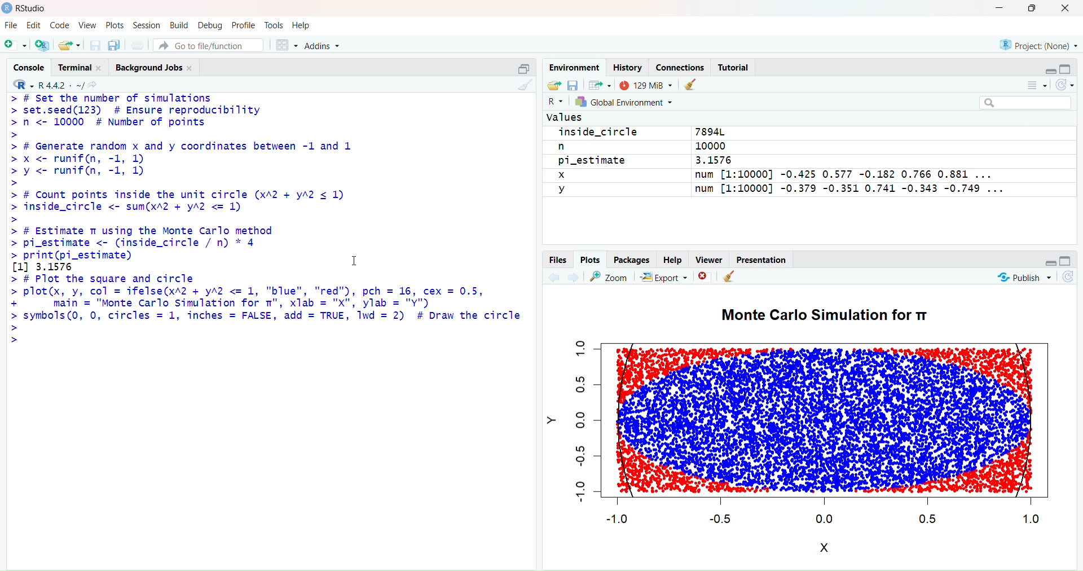 The image size is (1083, 571). I want to click on Debug, so click(212, 24).